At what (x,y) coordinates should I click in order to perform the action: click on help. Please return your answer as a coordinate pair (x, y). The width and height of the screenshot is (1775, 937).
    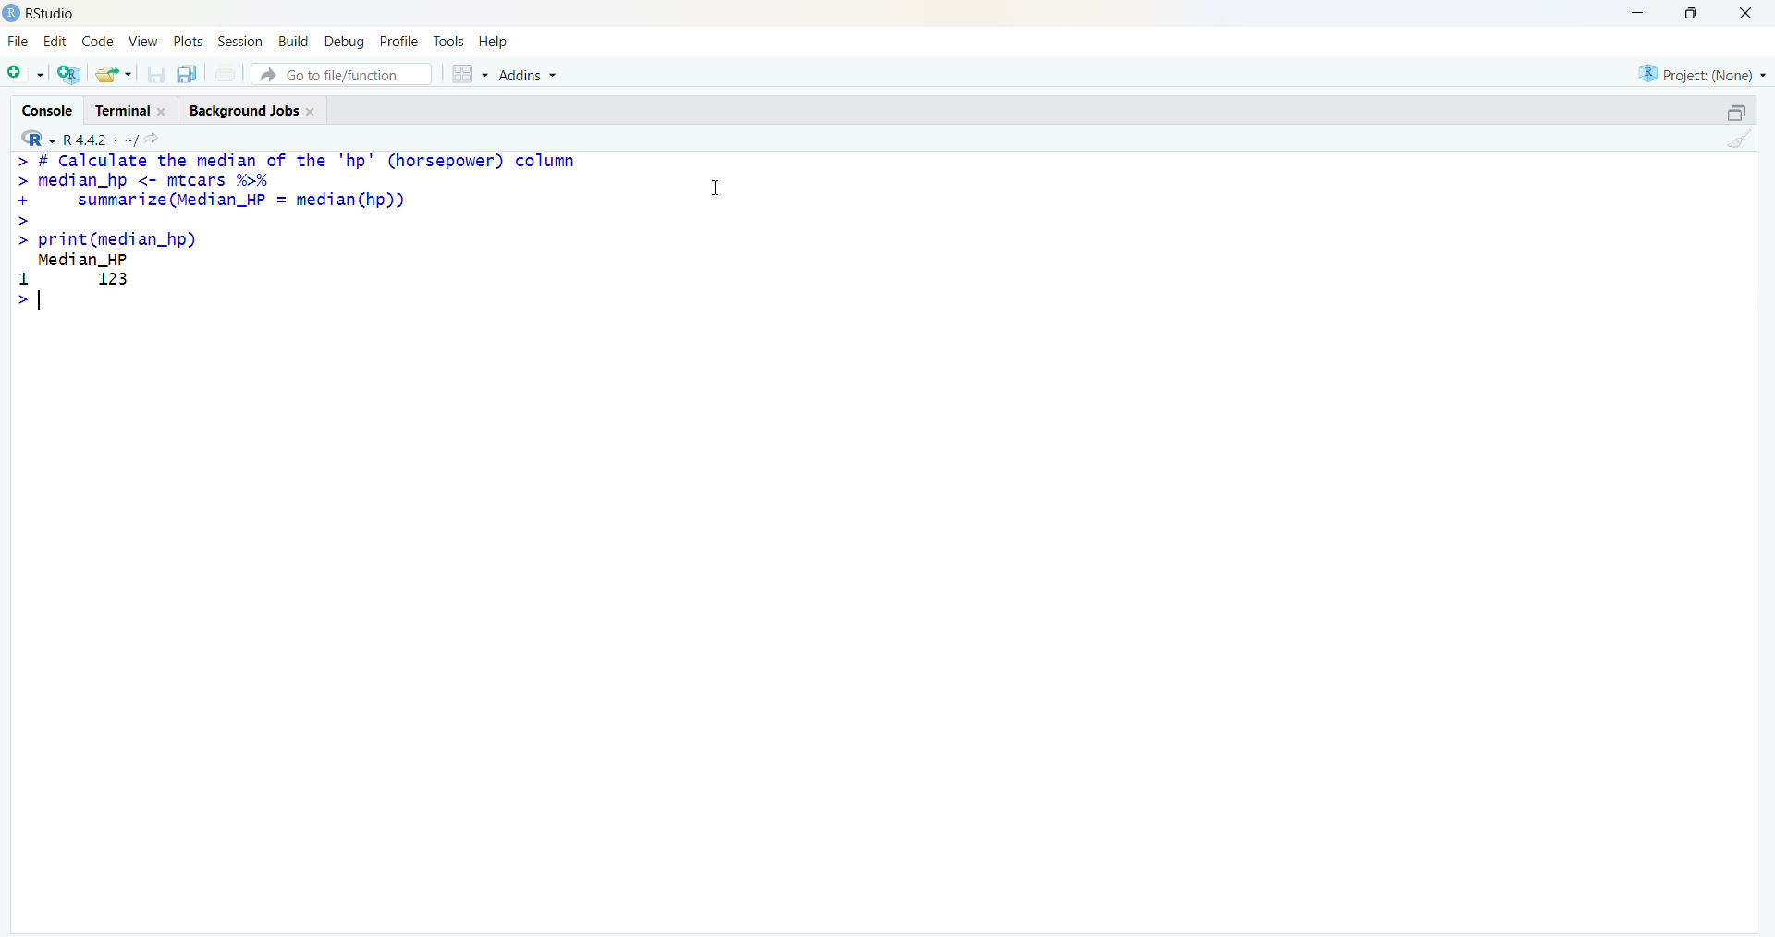
    Looking at the image, I should click on (496, 43).